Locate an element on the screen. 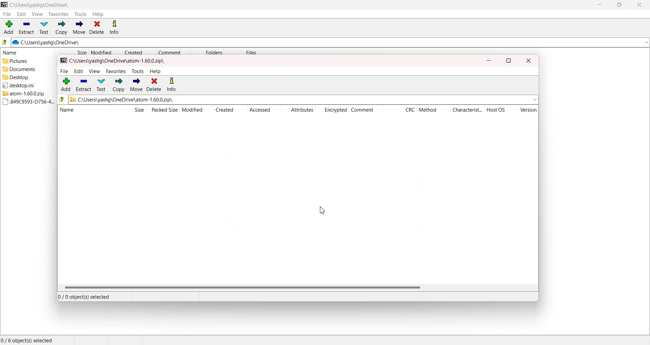  Host OS is located at coordinates (501, 110).